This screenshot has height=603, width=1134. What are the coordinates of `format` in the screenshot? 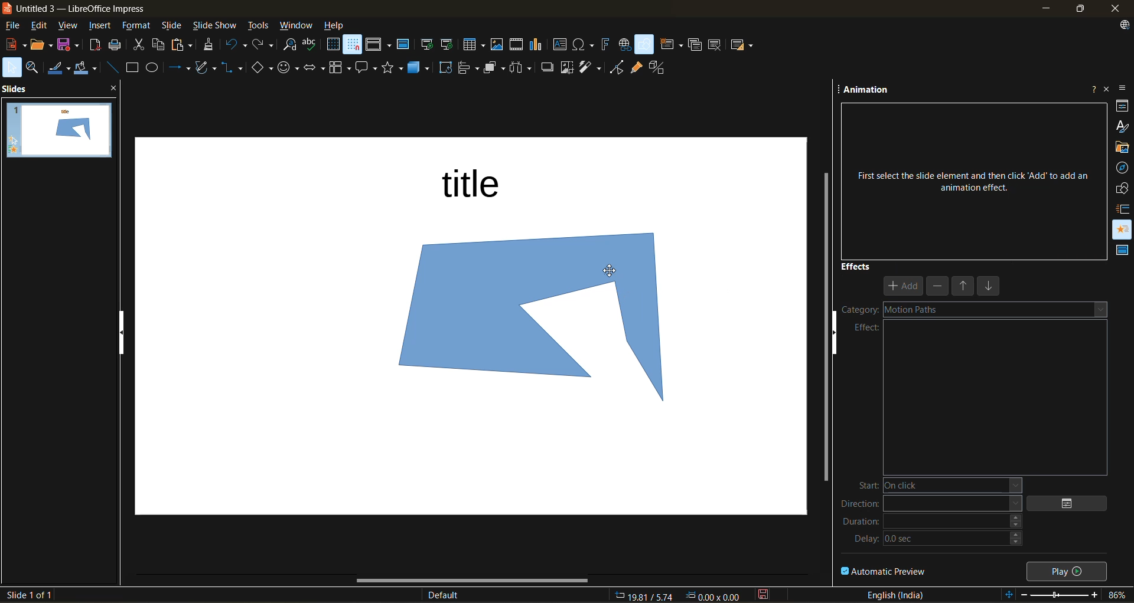 It's located at (135, 27).